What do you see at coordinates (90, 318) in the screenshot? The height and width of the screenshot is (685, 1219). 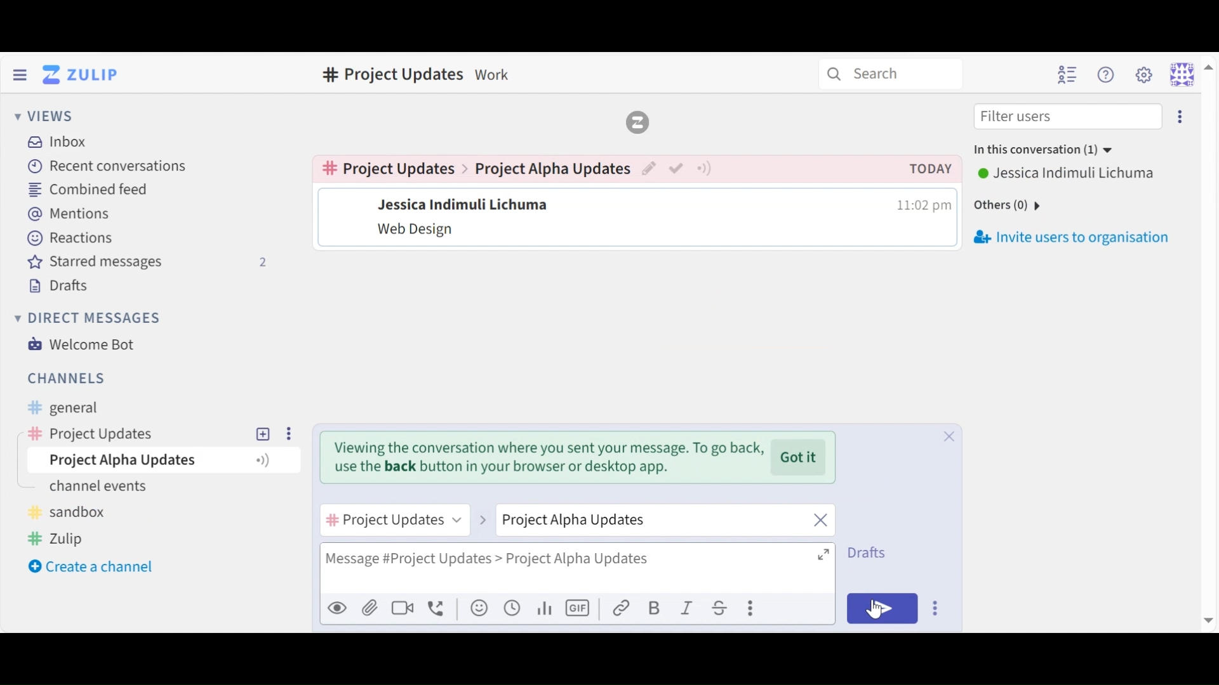 I see `Direct Messages` at bounding box center [90, 318].